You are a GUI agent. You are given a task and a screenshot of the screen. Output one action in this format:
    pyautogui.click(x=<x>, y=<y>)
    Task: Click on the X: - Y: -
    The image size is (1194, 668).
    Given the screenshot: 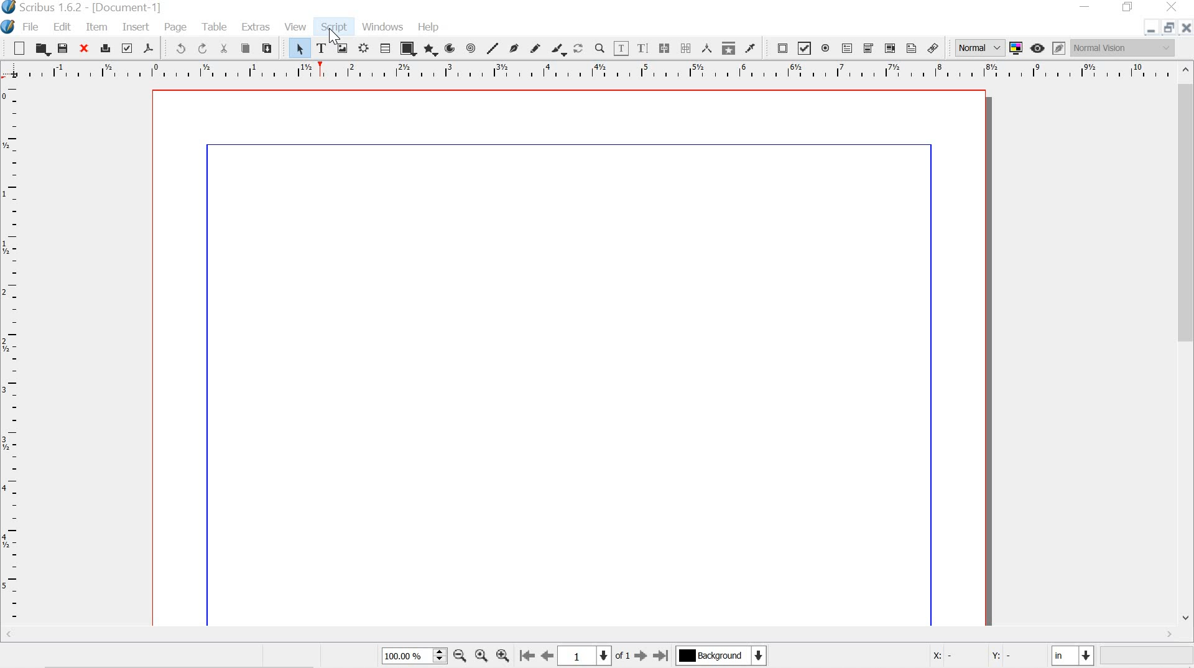 What is the action you would take?
    pyautogui.click(x=982, y=656)
    